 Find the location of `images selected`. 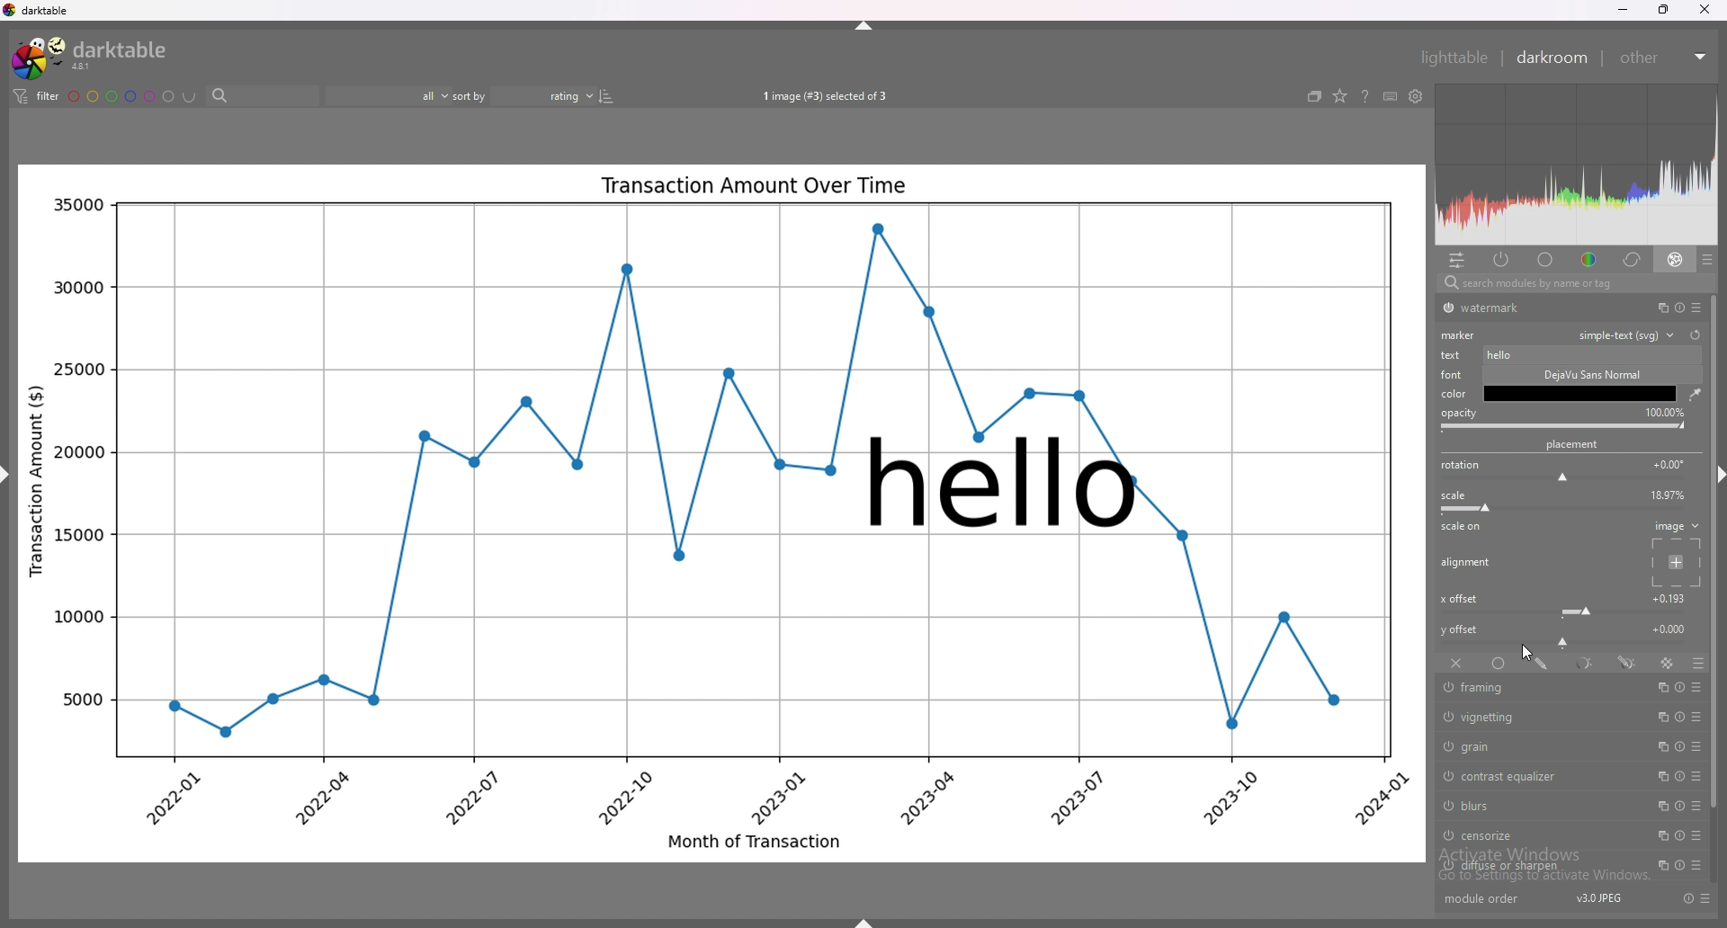

images selected is located at coordinates (822, 96).